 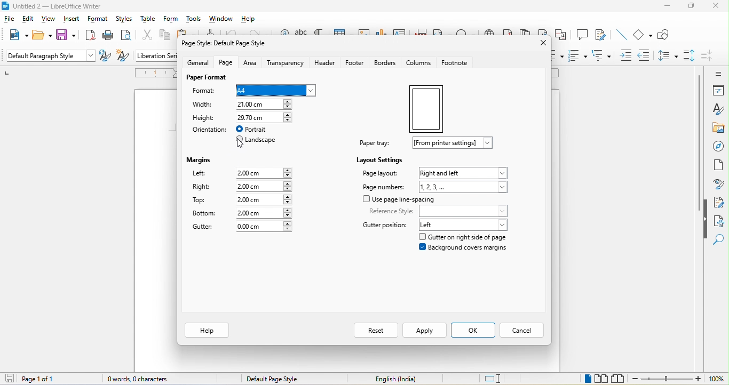 I want to click on window, so click(x=223, y=19).